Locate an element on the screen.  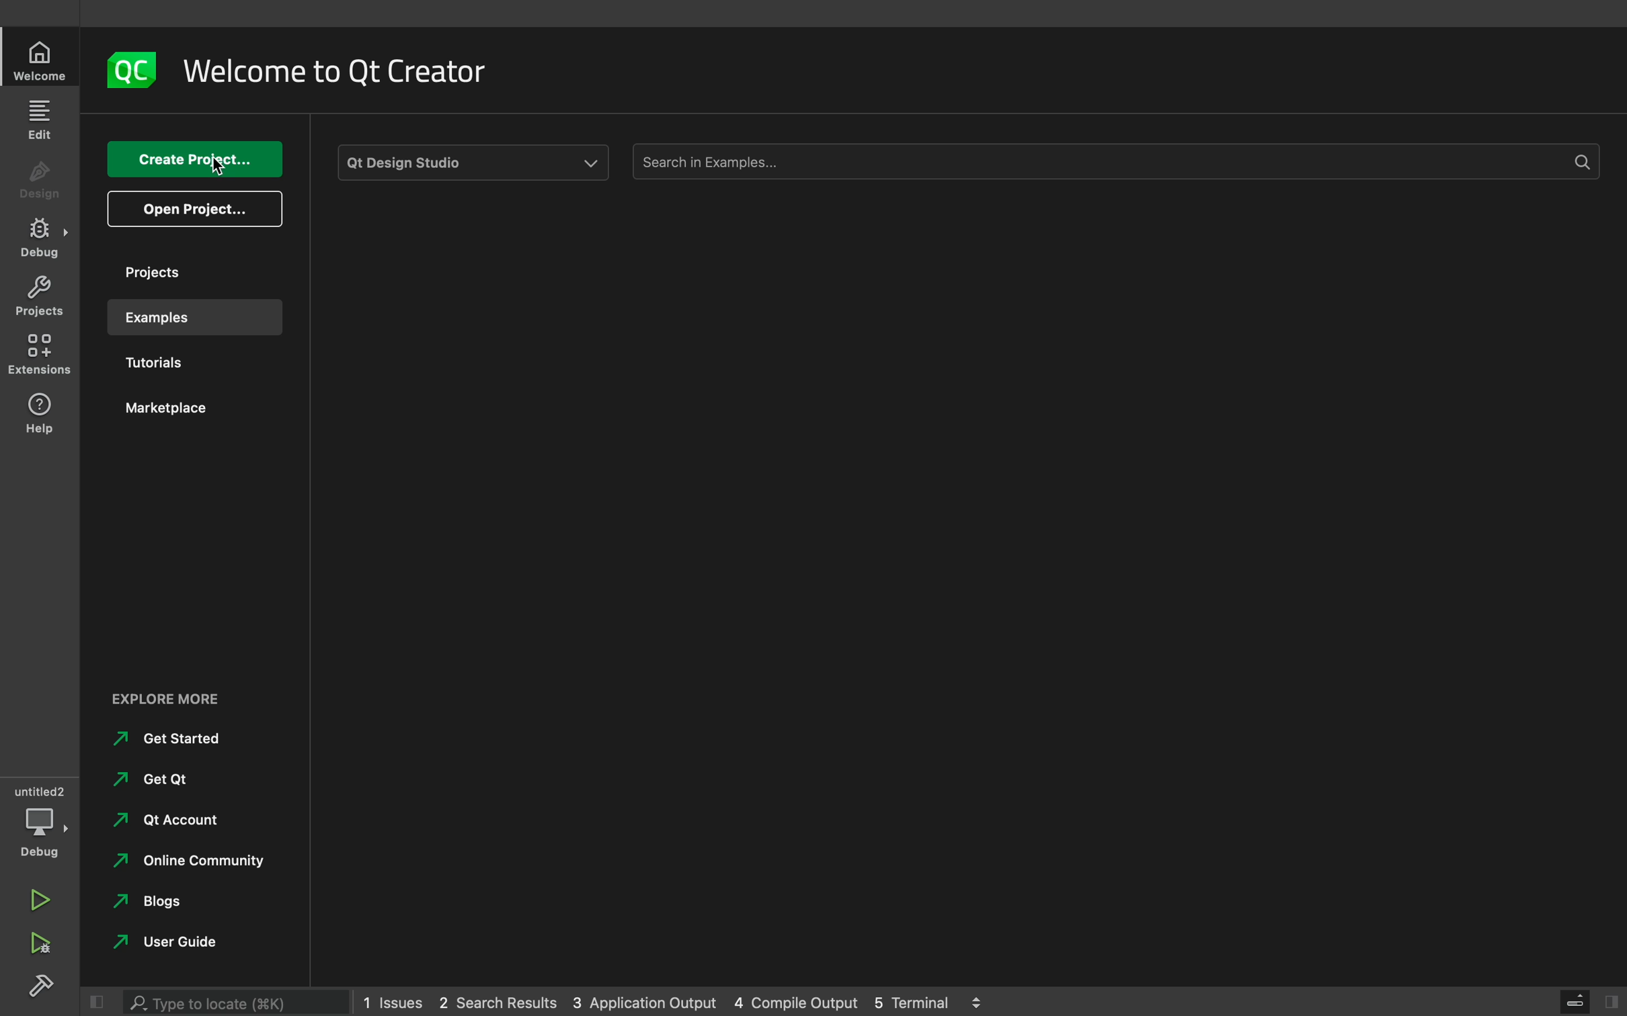
debug is located at coordinates (38, 823).